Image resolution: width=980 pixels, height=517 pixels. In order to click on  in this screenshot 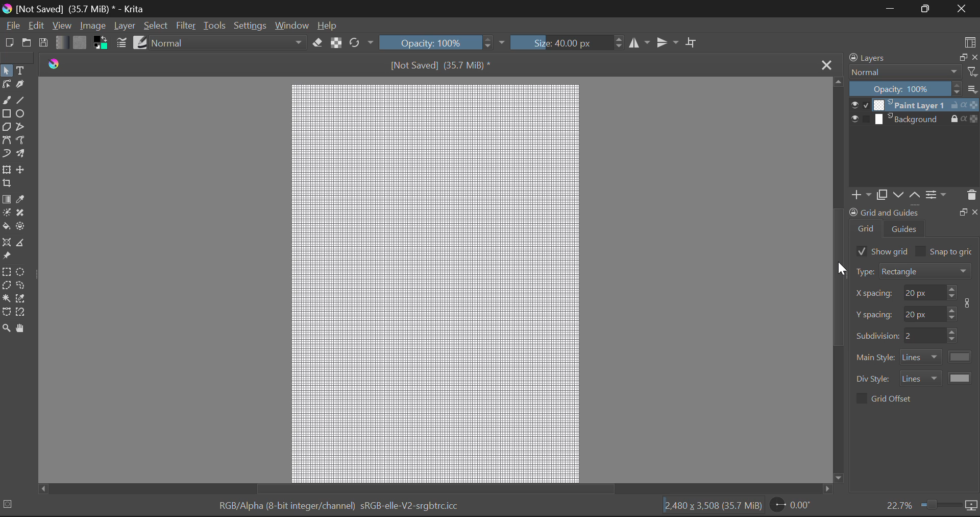, I will do `click(975, 211)`.